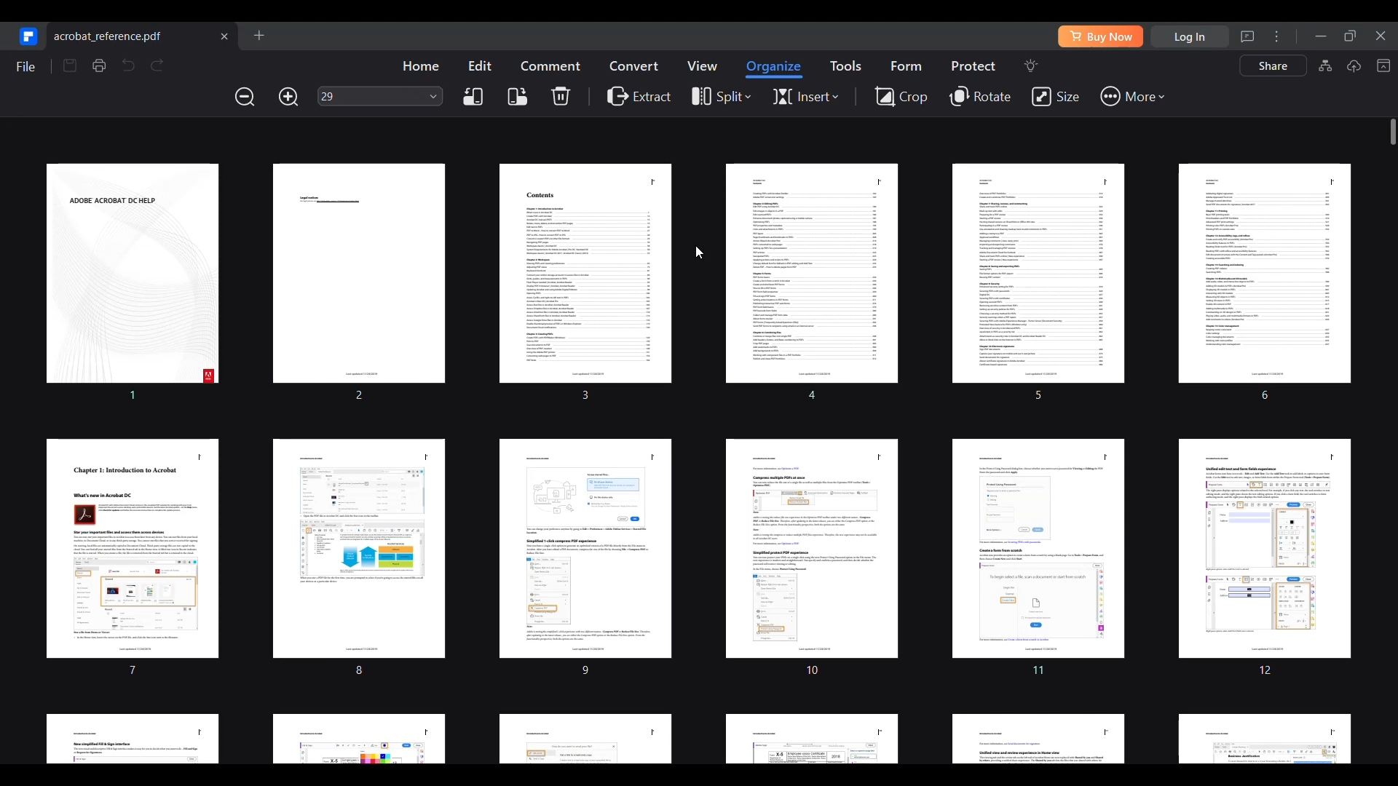  What do you see at coordinates (26, 36) in the screenshot?
I see `Go to start page` at bounding box center [26, 36].